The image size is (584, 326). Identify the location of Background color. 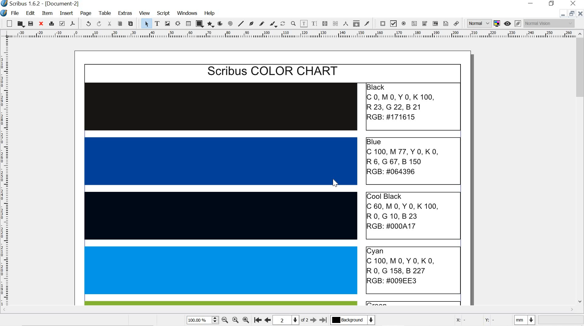
(352, 320).